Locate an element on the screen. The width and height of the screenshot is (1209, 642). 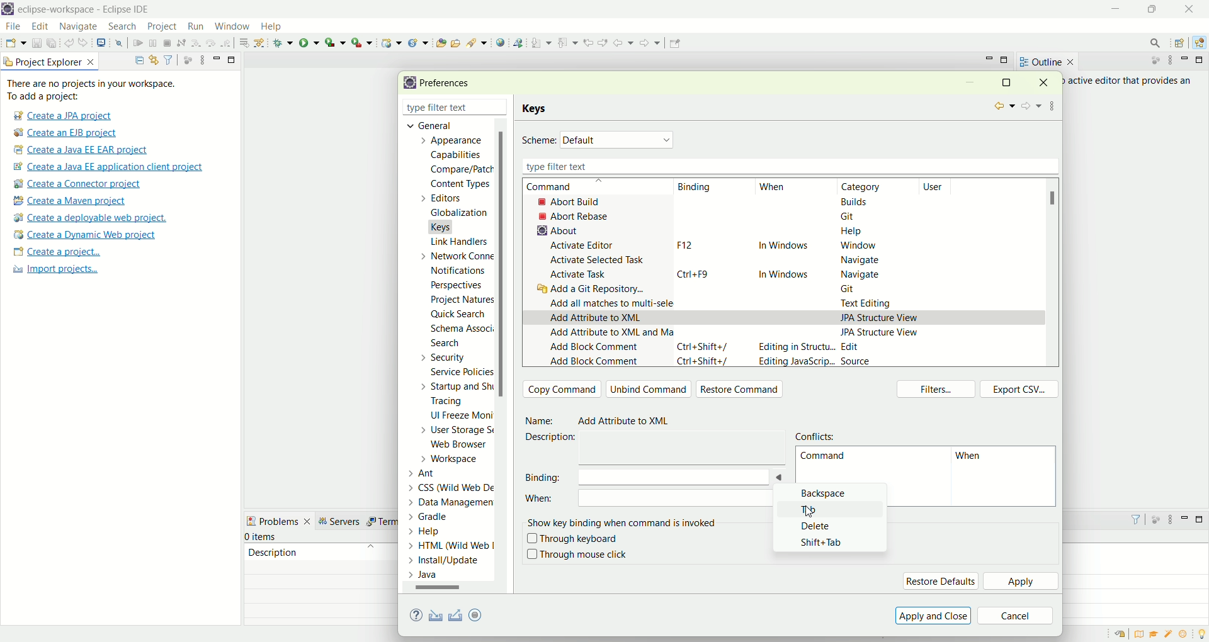
activate editor is located at coordinates (584, 245).